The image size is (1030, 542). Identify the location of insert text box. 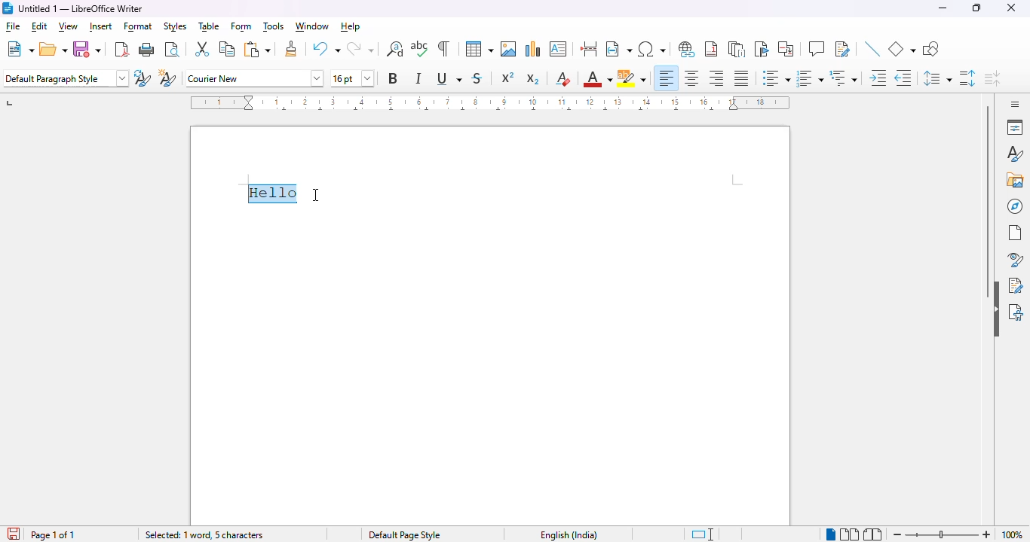
(558, 49).